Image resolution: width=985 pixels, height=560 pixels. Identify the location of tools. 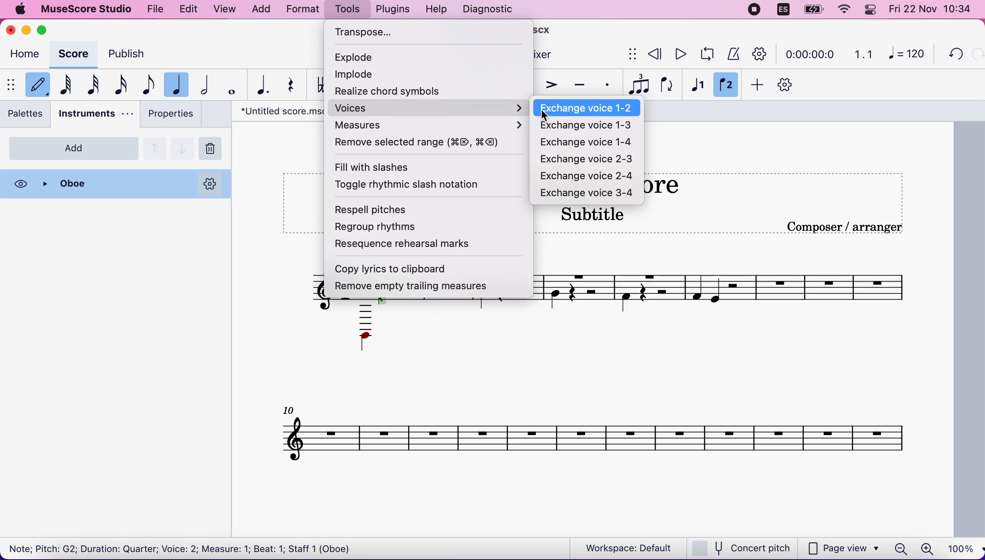
(348, 10).